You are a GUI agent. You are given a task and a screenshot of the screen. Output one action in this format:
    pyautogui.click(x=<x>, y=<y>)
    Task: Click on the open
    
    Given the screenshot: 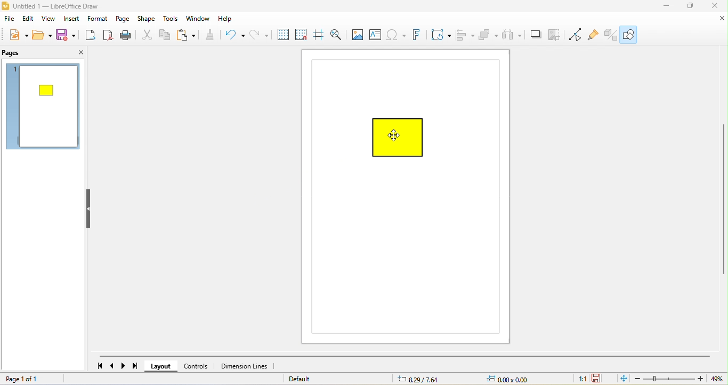 What is the action you would take?
    pyautogui.click(x=42, y=36)
    